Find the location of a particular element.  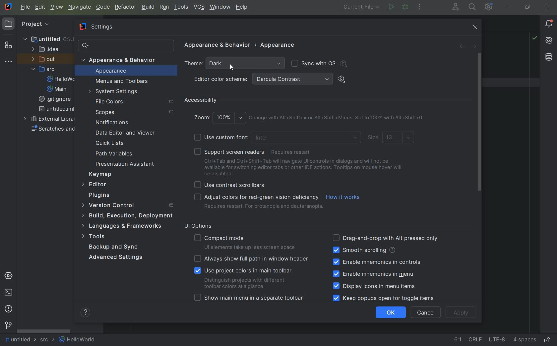

HelloWorld is located at coordinates (78, 340).